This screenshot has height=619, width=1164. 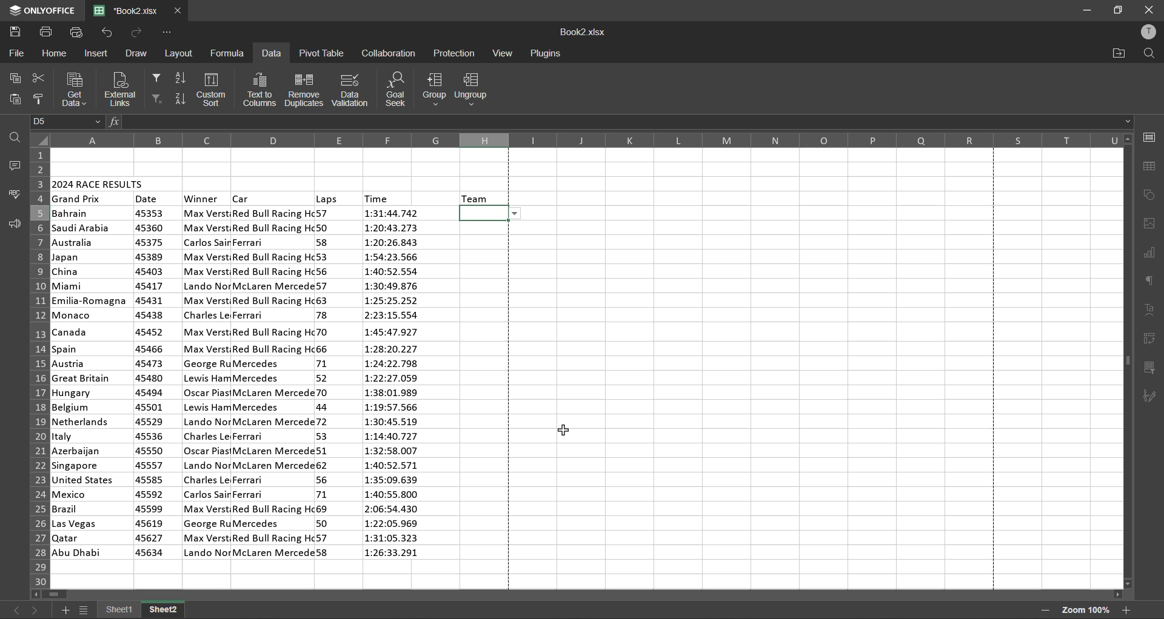 I want to click on sheet names, so click(x=142, y=611).